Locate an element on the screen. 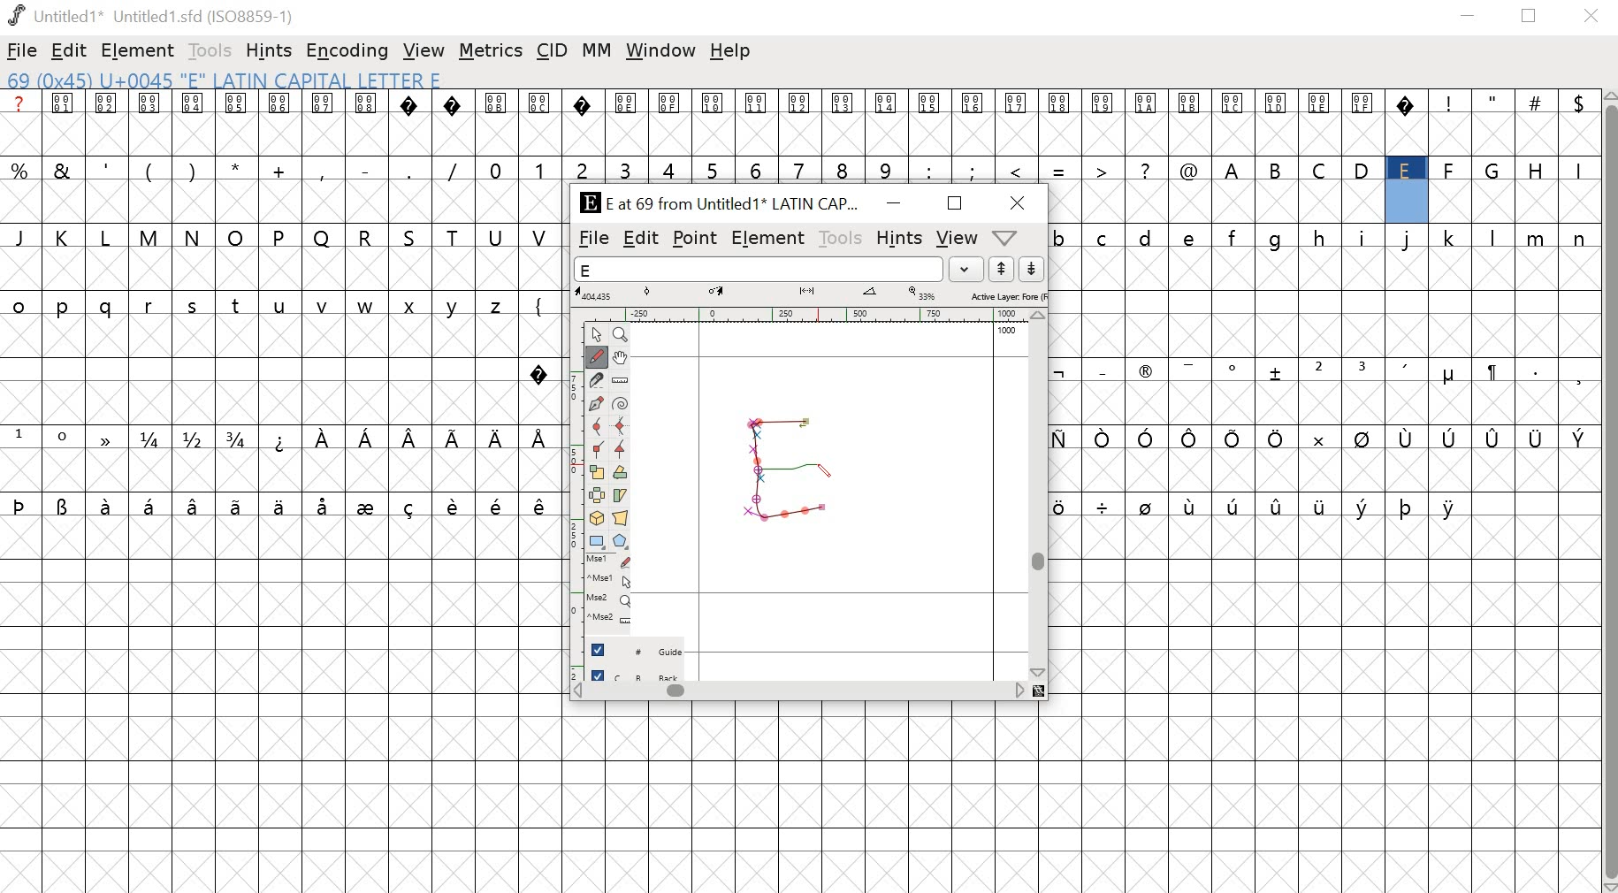 Image resolution: width=1618 pixels, height=893 pixels. file is located at coordinates (593, 239).